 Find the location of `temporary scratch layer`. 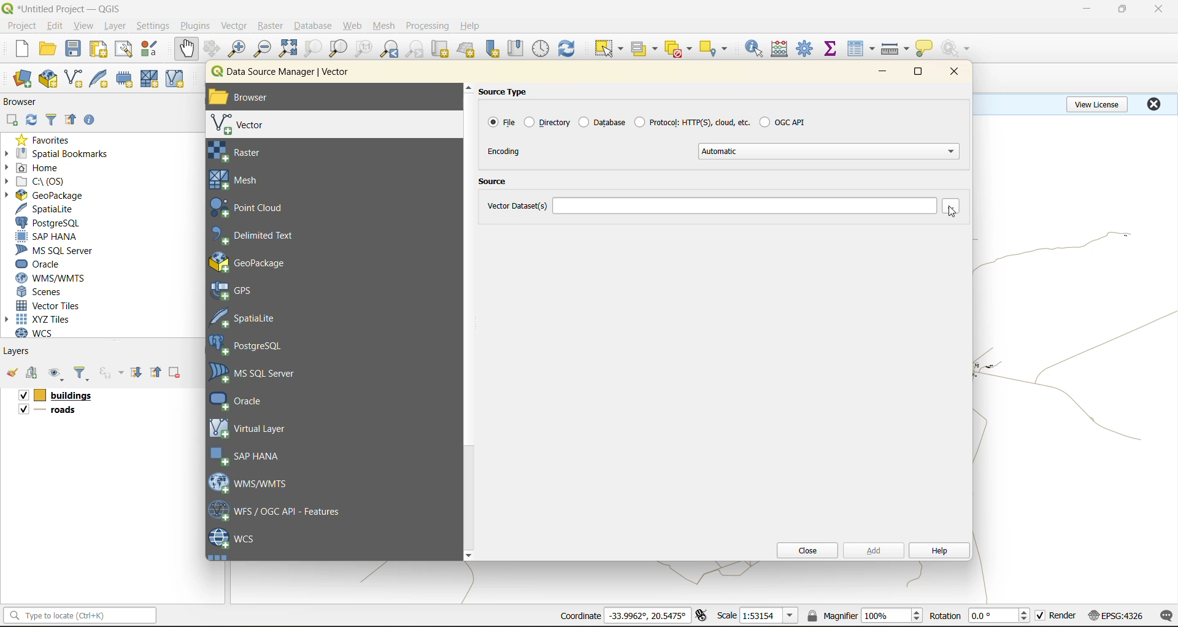

temporary scratch layer is located at coordinates (128, 79).